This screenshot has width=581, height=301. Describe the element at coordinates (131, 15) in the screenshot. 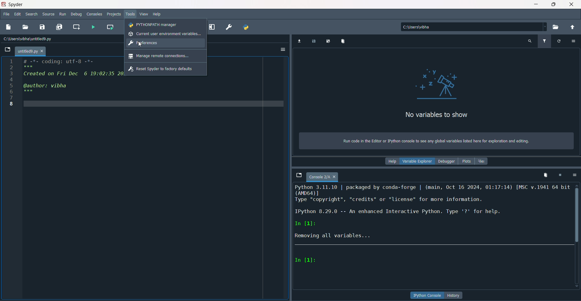

I see `tools` at that location.